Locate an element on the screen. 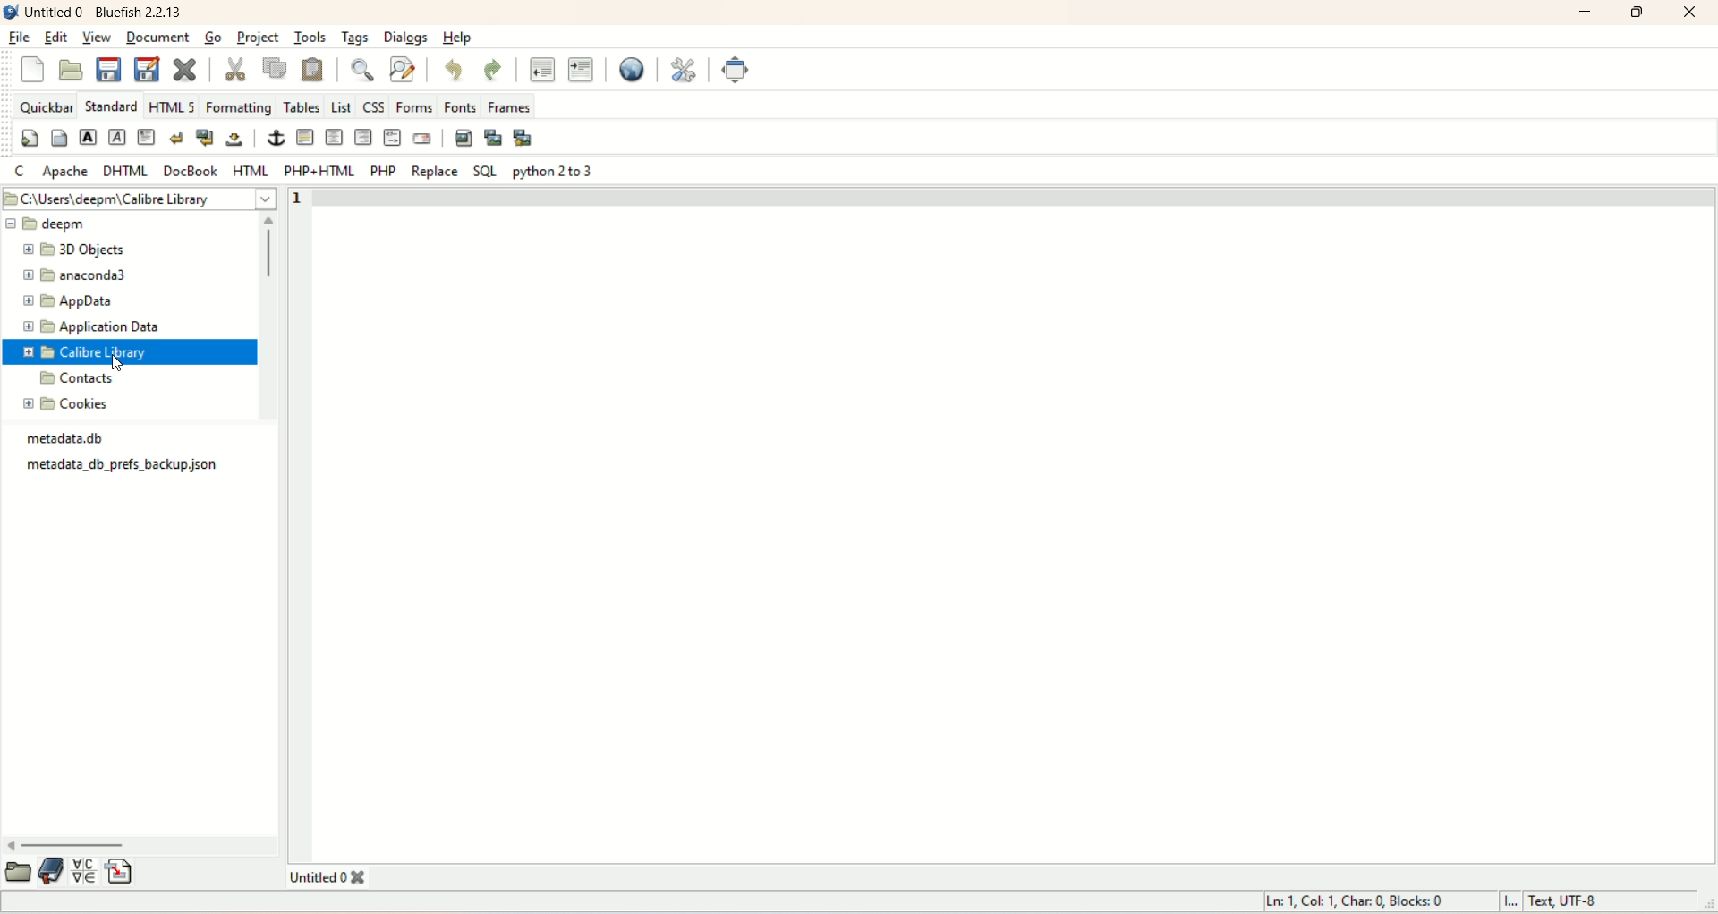 The image size is (1718, 914). preview in browser is located at coordinates (628, 68).